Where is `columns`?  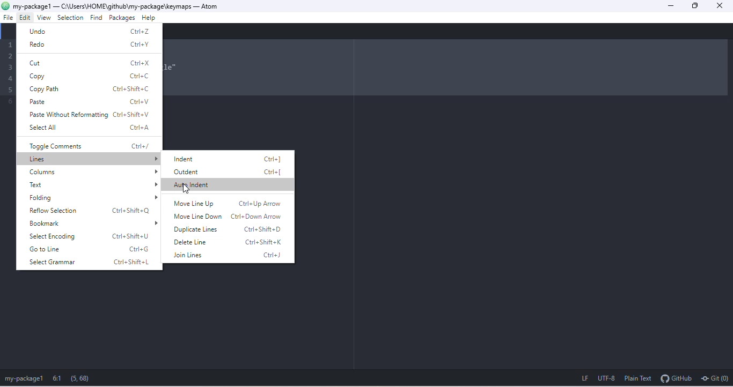
columns is located at coordinates (92, 173).